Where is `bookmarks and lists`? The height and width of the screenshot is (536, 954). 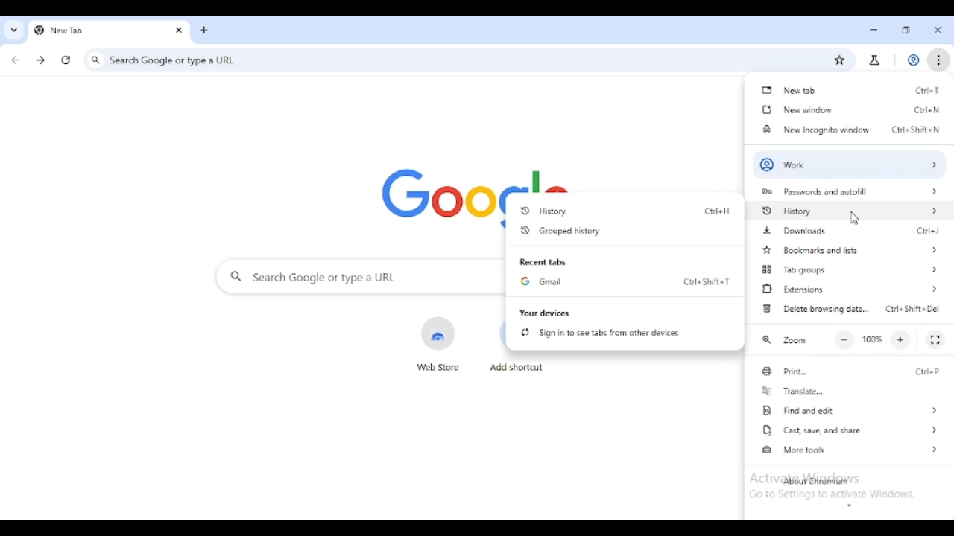
bookmarks and lists is located at coordinates (849, 249).